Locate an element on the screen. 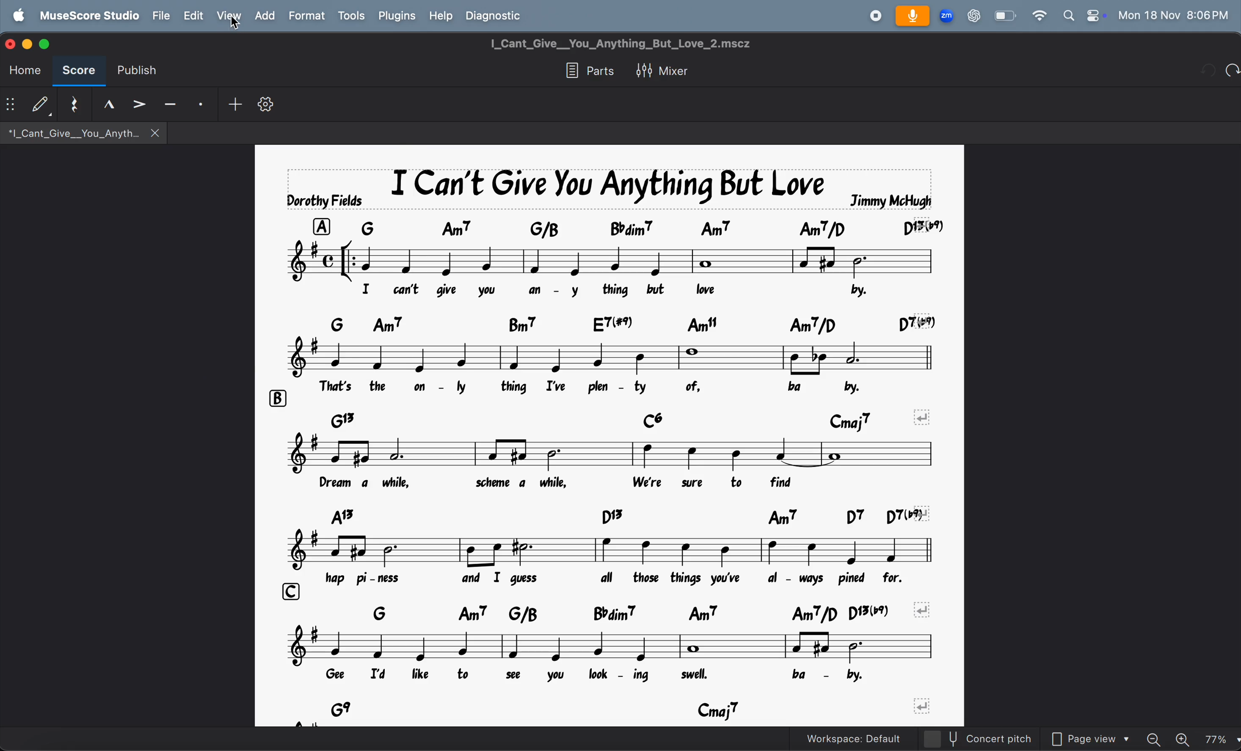  notes is located at coordinates (607, 261).